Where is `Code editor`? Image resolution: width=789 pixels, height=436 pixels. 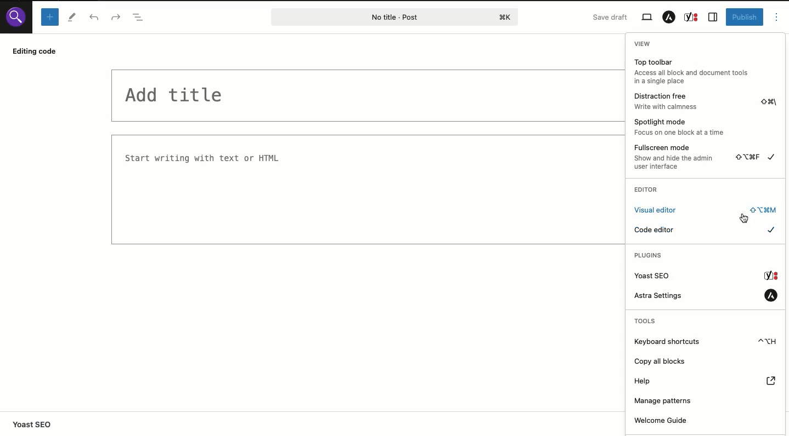
Code editor is located at coordinates (705, 230).